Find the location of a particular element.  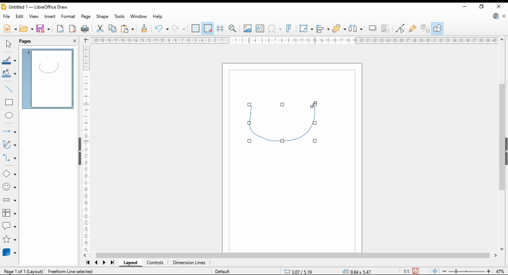

page is located at coordinates (86, 17).